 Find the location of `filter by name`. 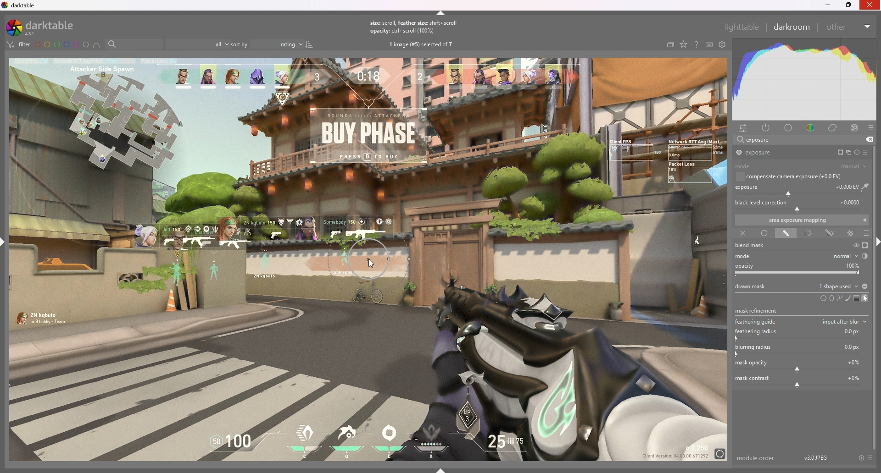

filter by name is located at coordinates (134, 44).